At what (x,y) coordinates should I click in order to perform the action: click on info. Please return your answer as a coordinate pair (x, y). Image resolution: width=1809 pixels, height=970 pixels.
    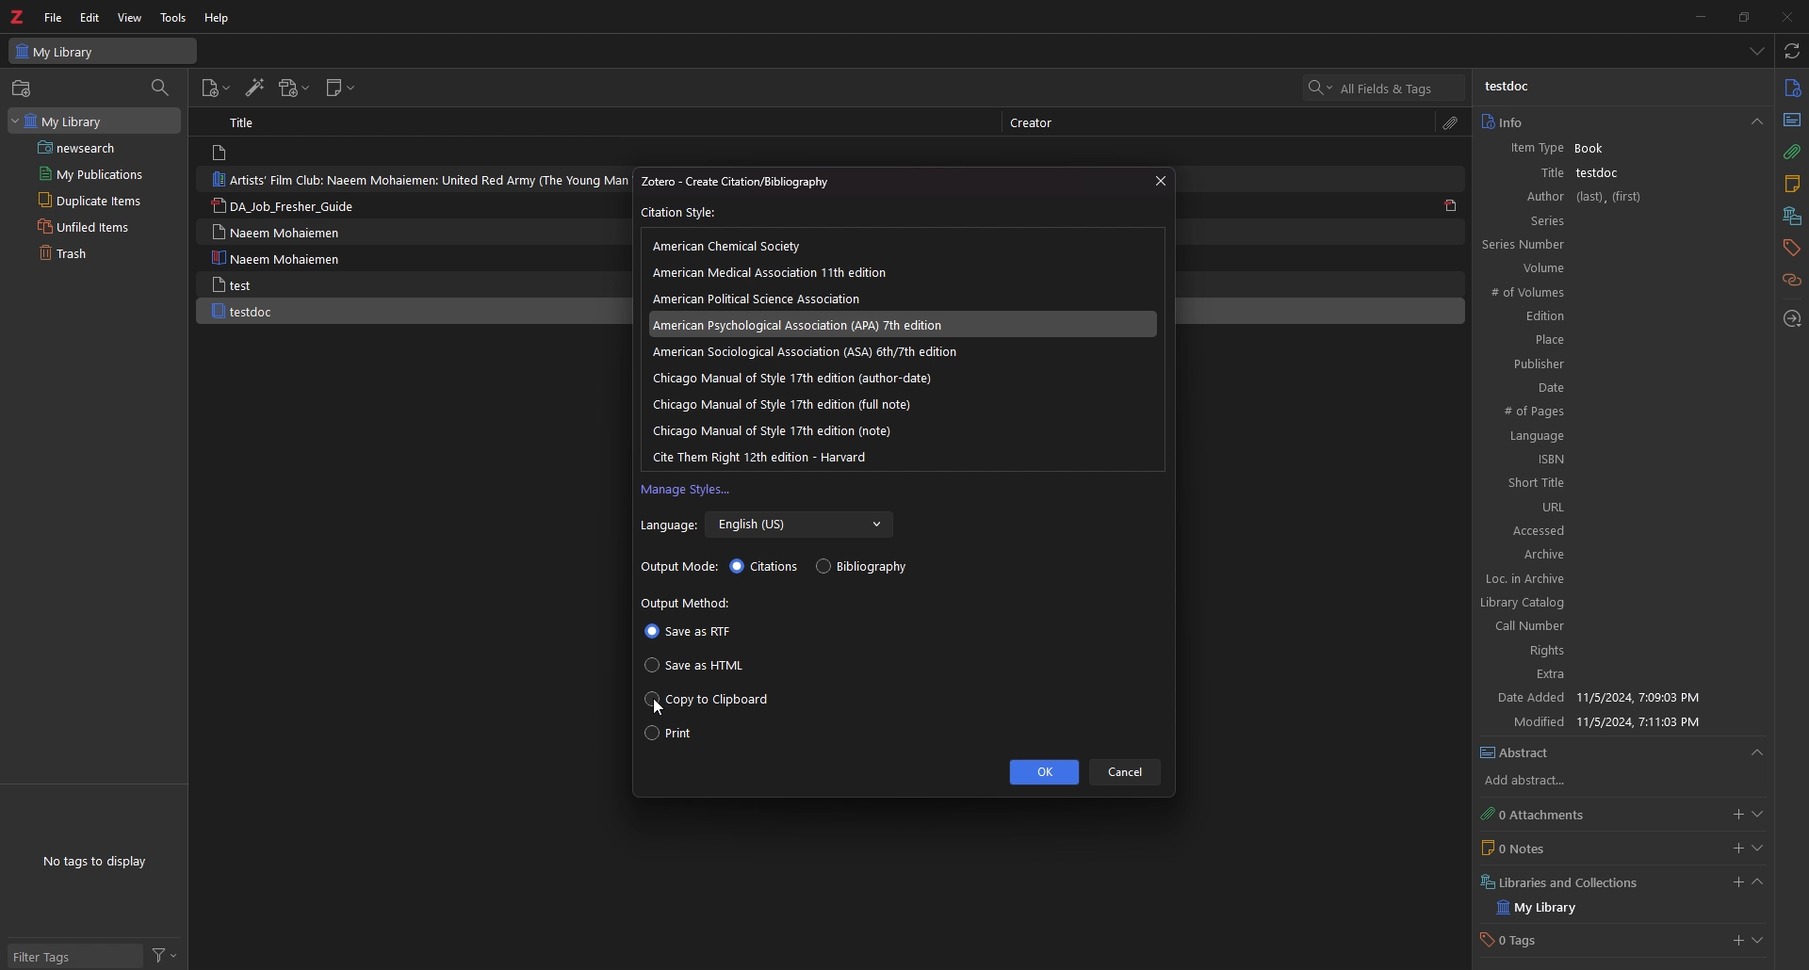
    Looking at the image, I should click on (1621, 121).